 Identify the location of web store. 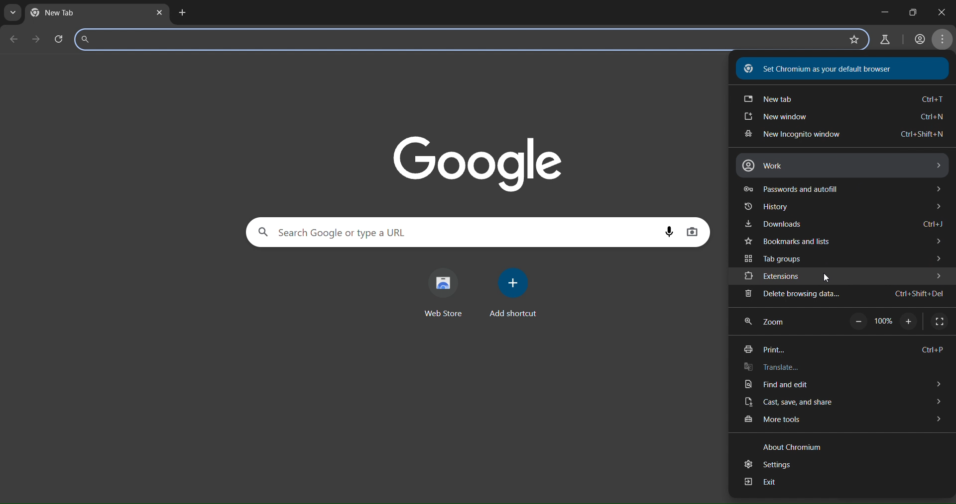
(443, 290).